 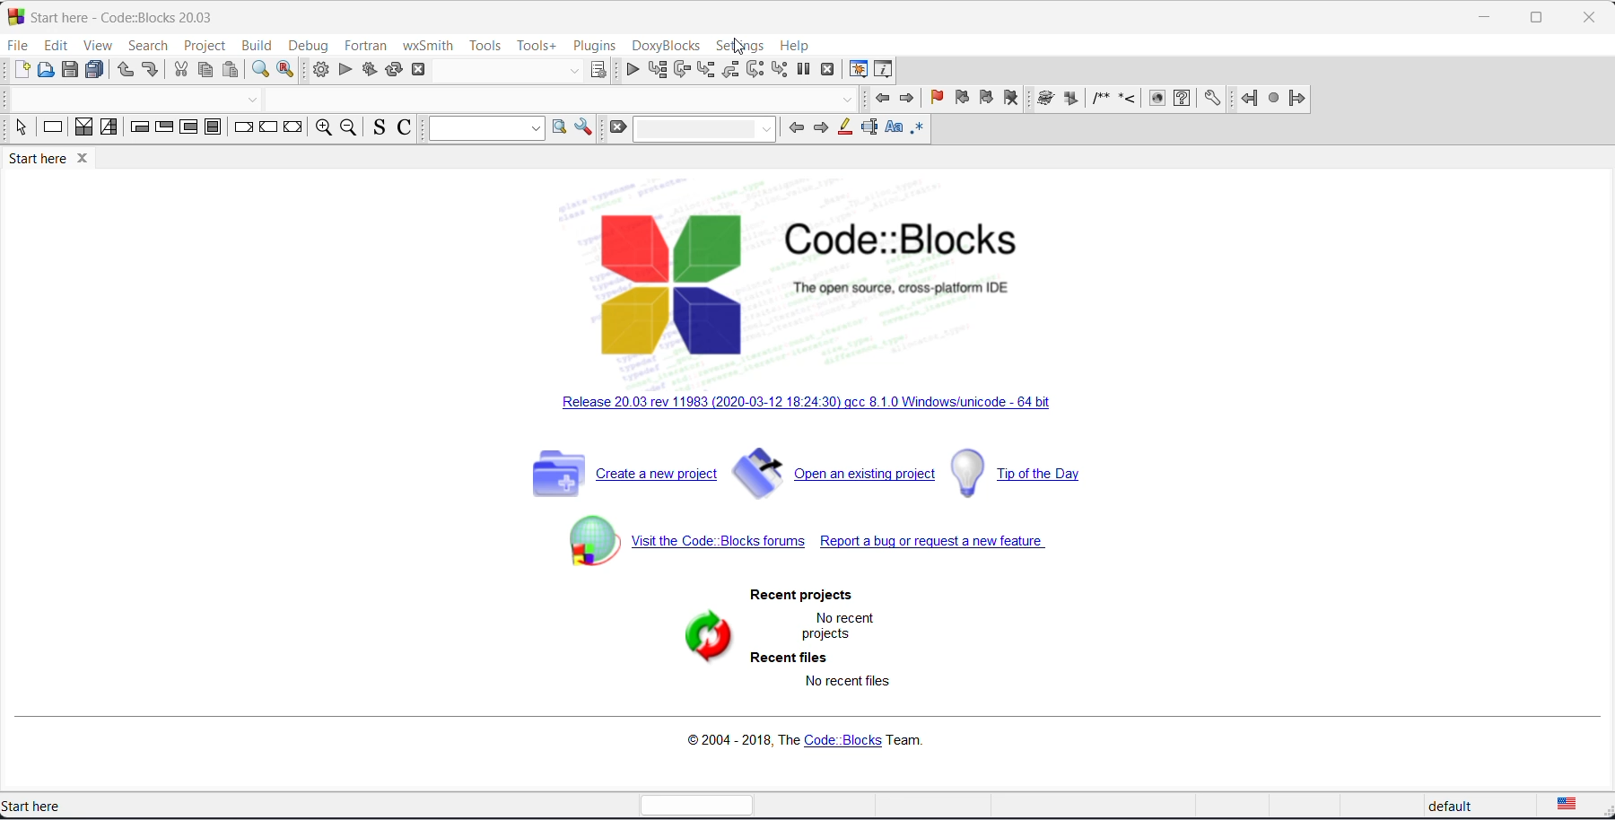 I want to click on run from cursor, so click(x=657, y=70).